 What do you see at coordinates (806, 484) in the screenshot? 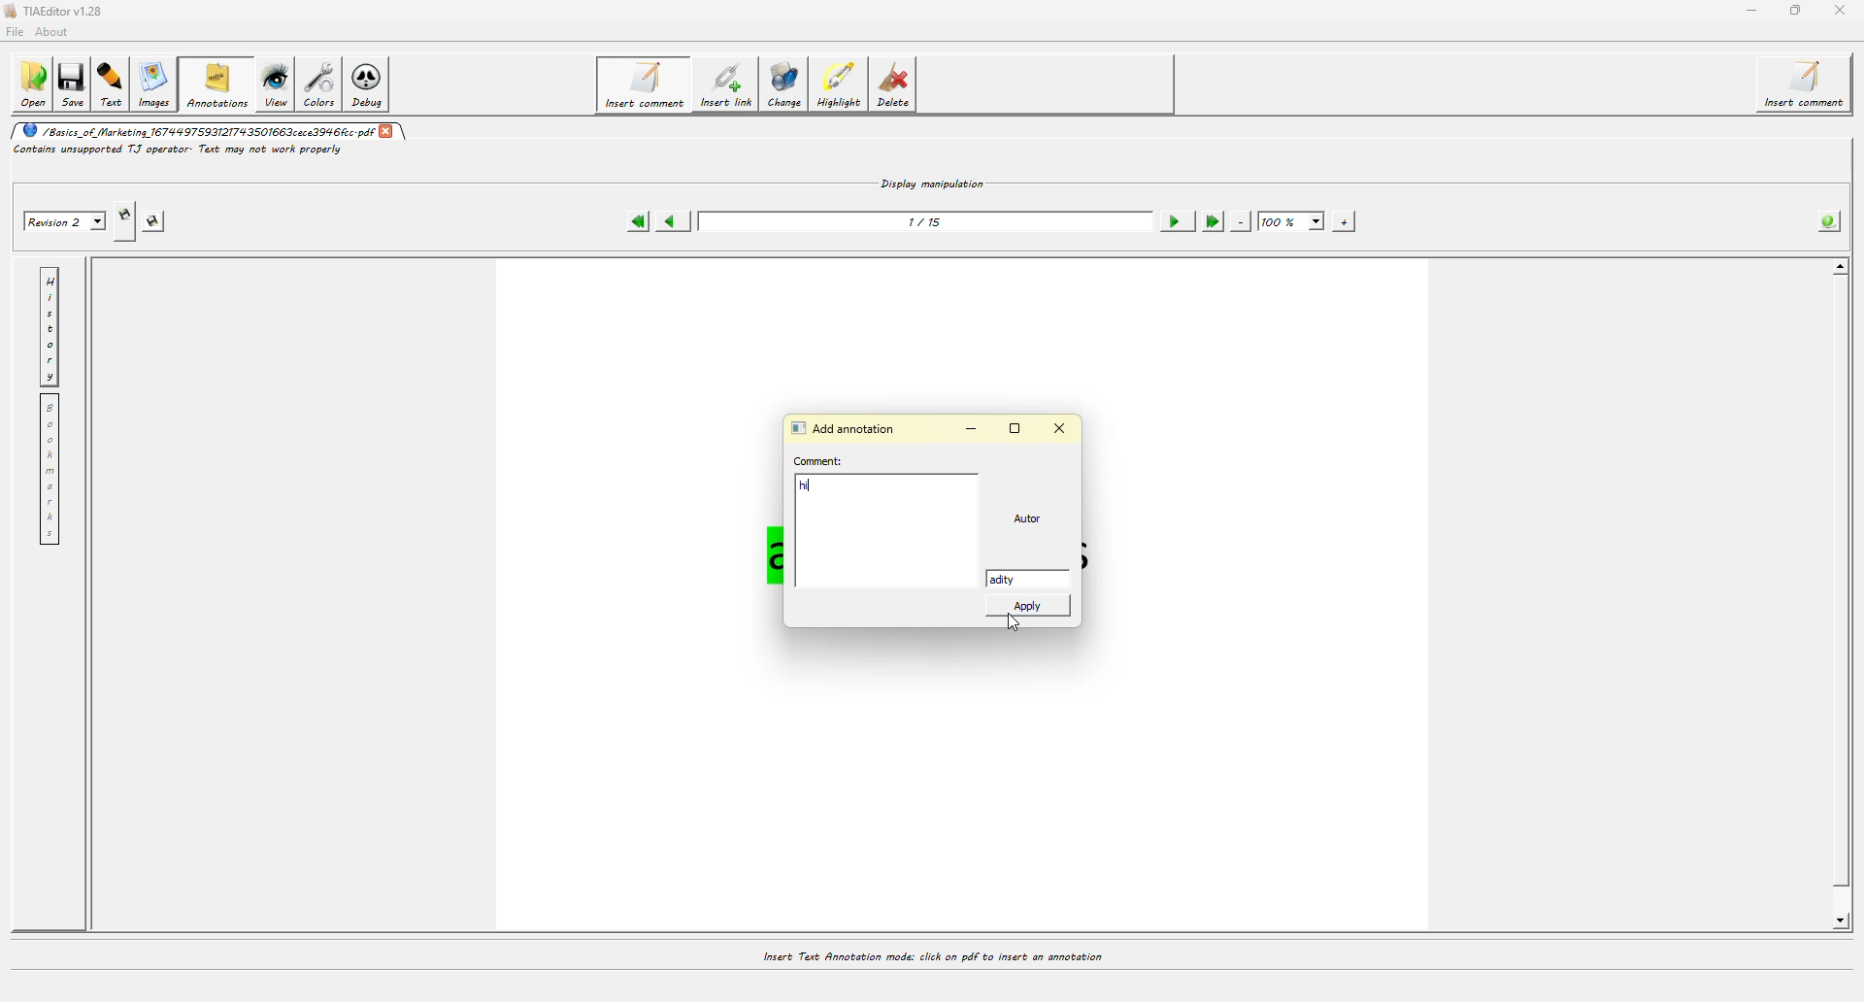
I see `hi` at bounding box center [806, 484].